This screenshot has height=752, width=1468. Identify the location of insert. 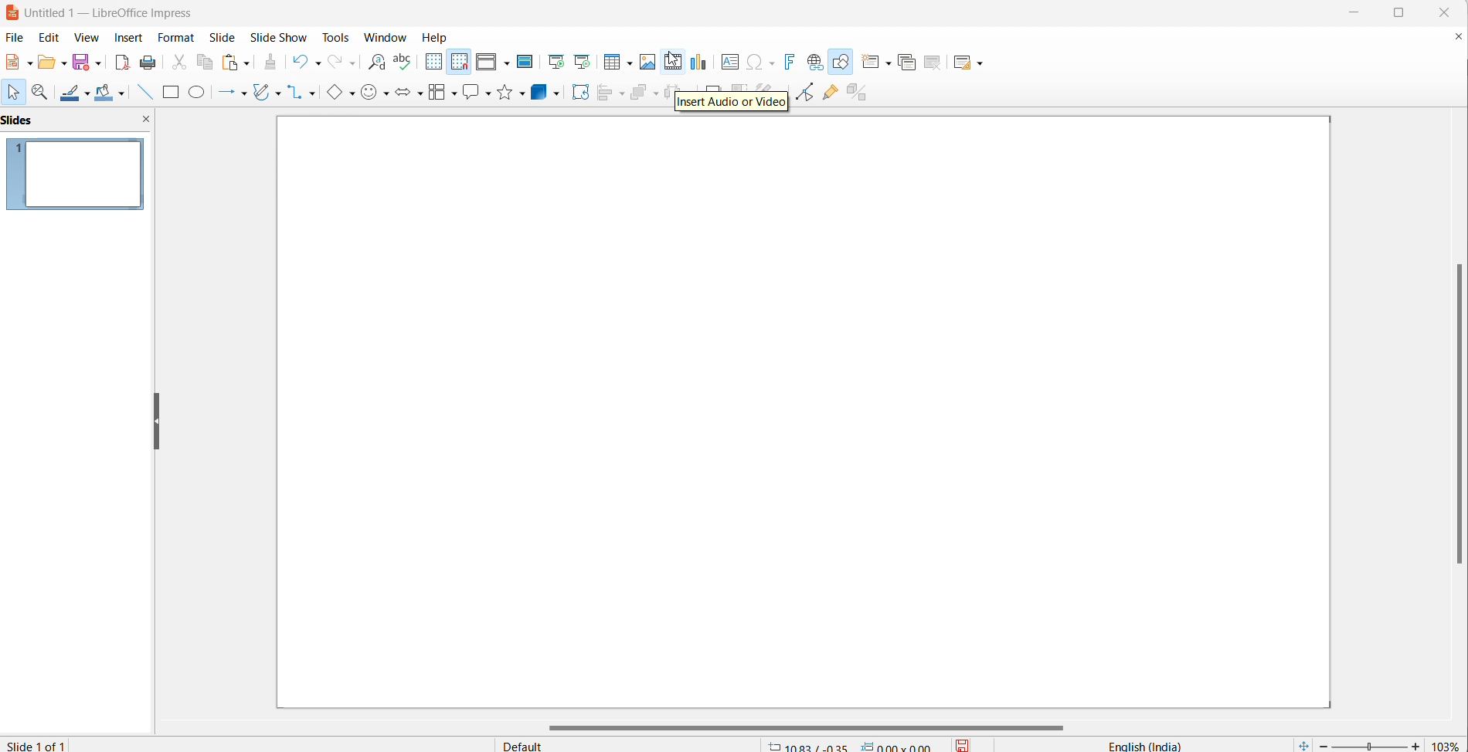
(129, 36).